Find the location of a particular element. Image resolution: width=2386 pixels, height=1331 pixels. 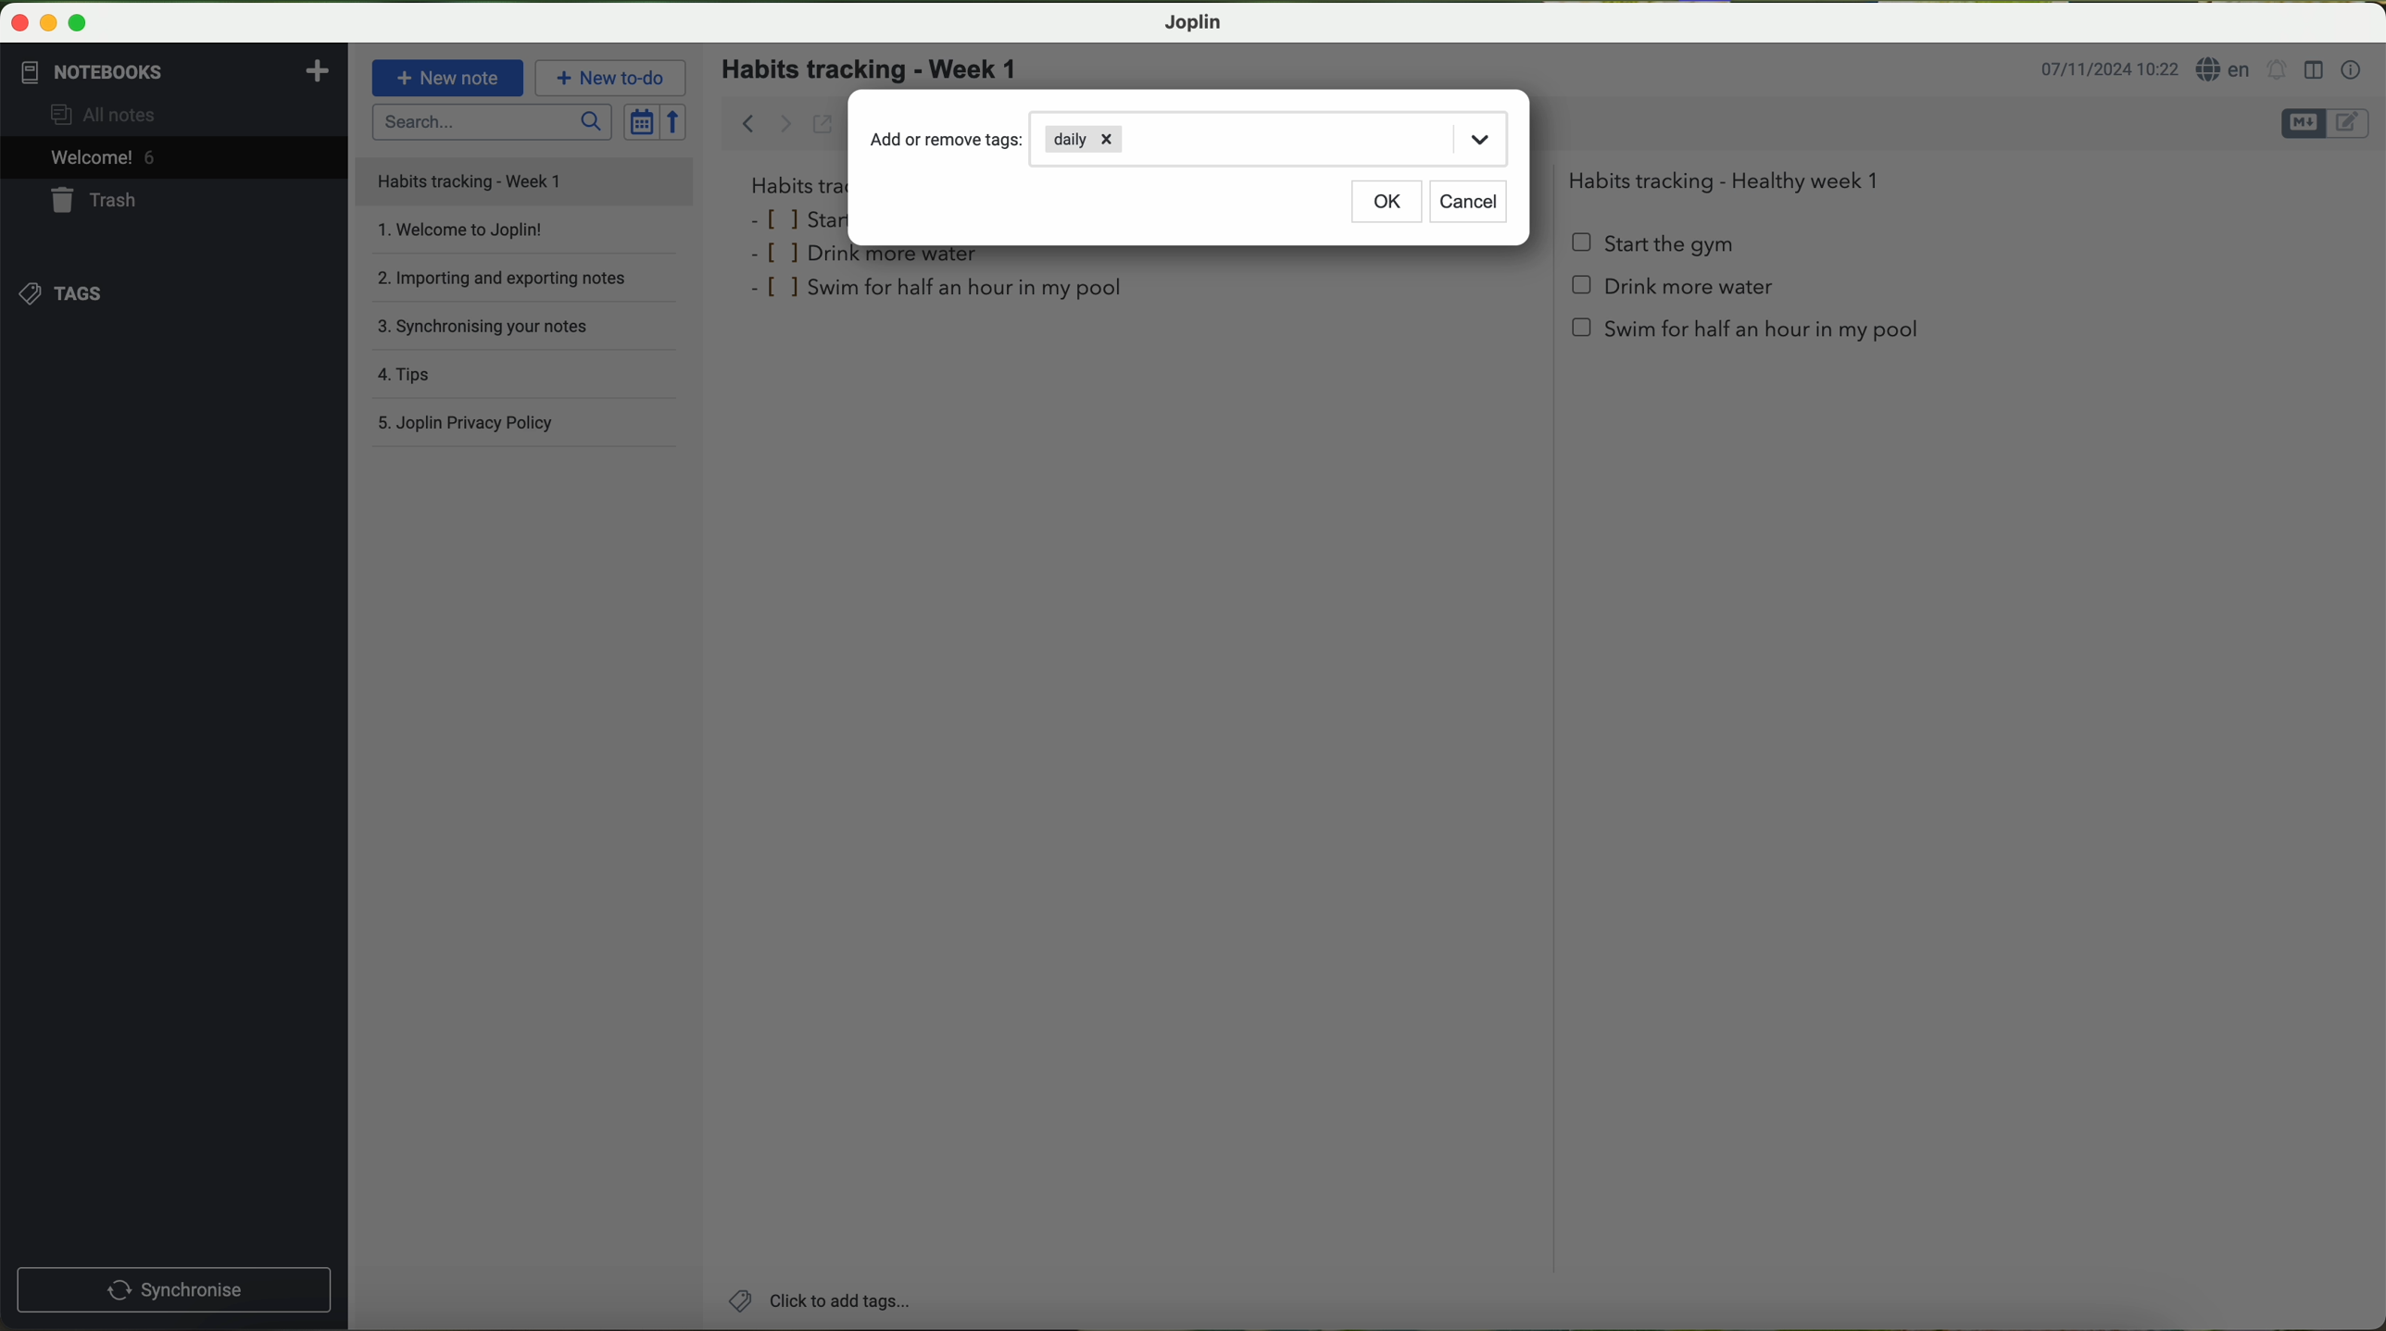

new to-do button is located at coordinates (610, 77).